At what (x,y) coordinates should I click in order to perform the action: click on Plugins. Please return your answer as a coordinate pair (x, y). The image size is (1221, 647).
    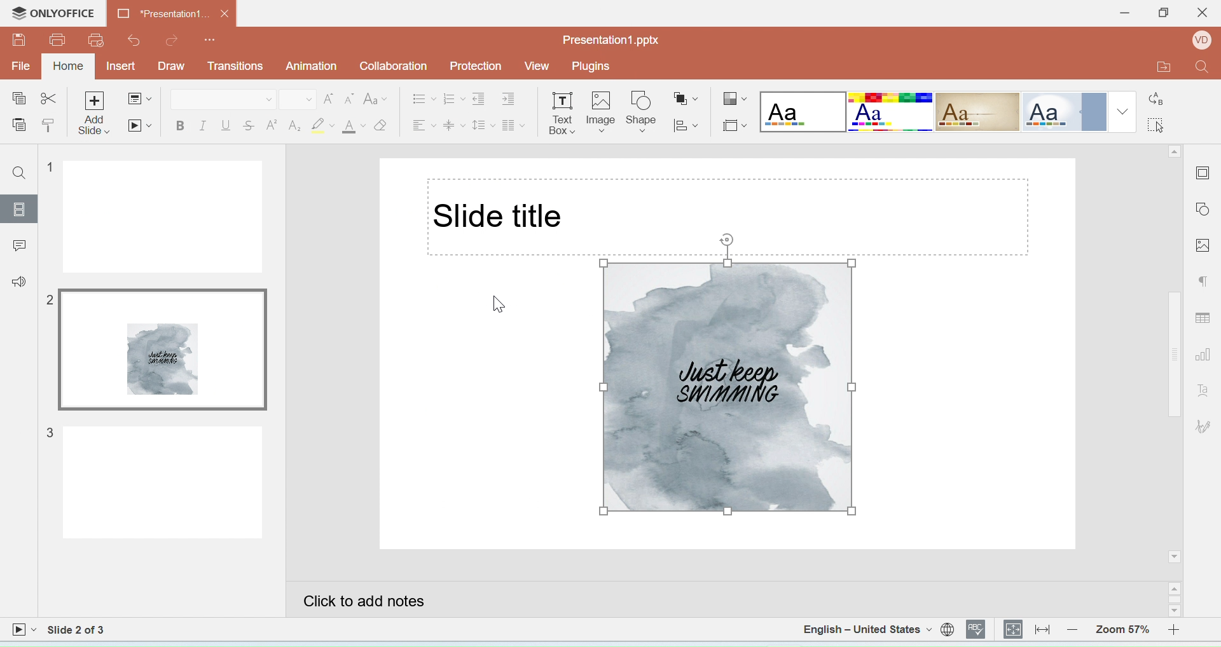
    Looking at the image, I should click on (595, 66).